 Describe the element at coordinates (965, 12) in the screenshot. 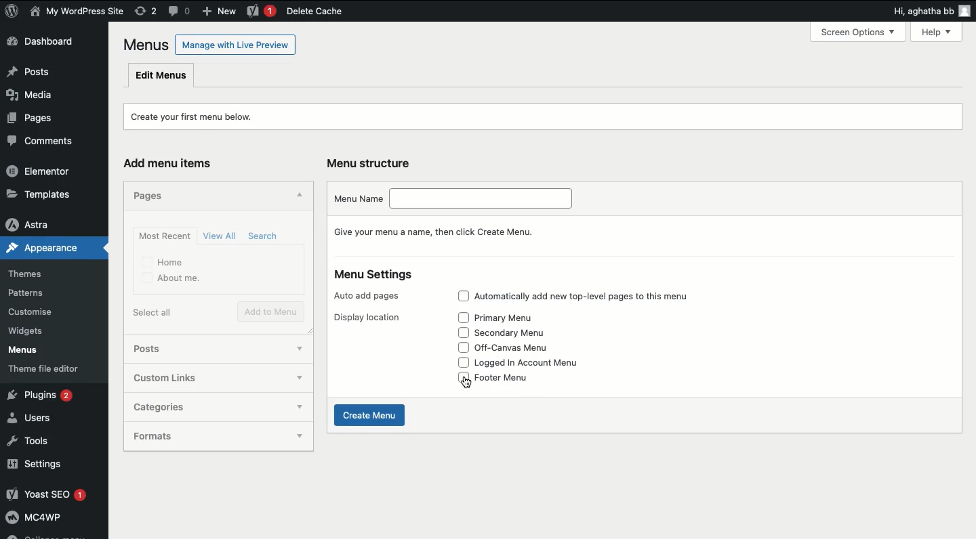

I see `user icon` at that location.